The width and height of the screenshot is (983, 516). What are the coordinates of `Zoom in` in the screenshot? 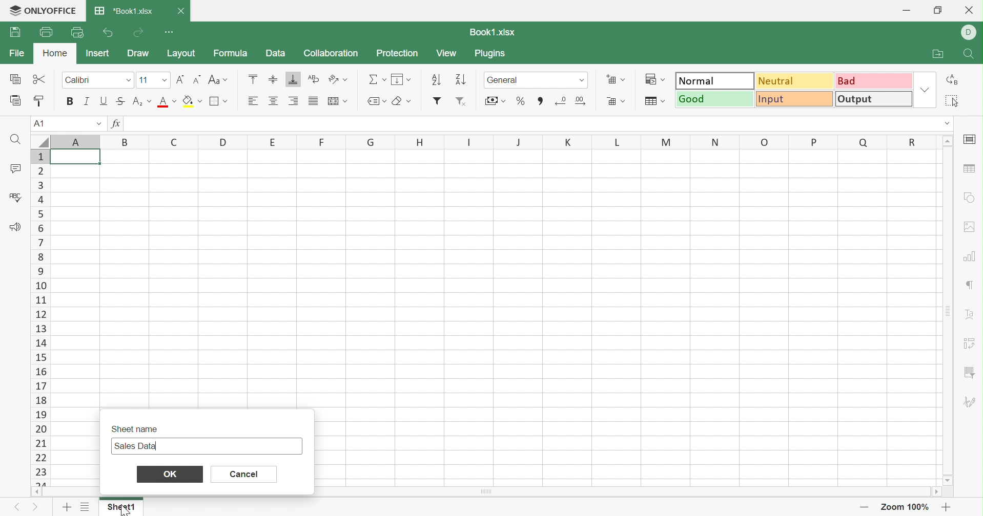 It's located at (948, 506).